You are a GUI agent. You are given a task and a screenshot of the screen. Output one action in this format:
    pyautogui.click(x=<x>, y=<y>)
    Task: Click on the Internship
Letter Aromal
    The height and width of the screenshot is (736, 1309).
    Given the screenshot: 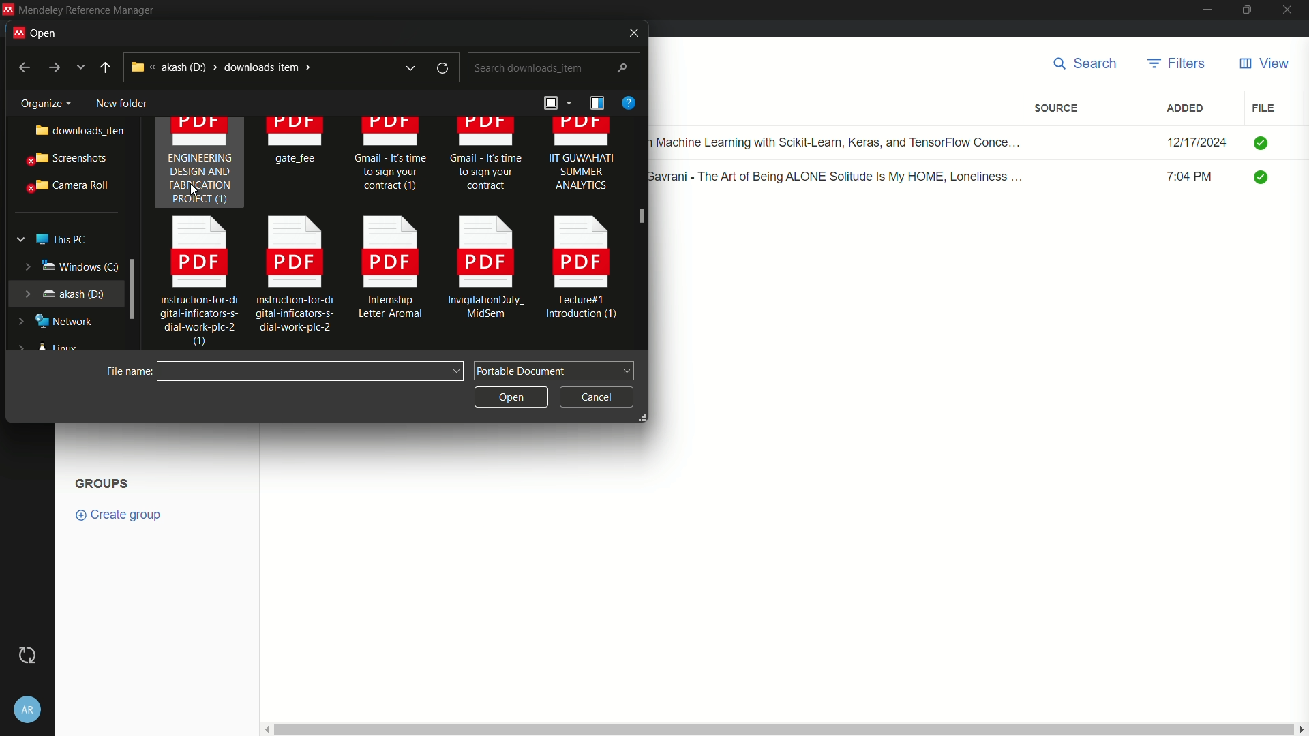 What is the action you would take?
    pyautogui.click(x=386, y=272)
    